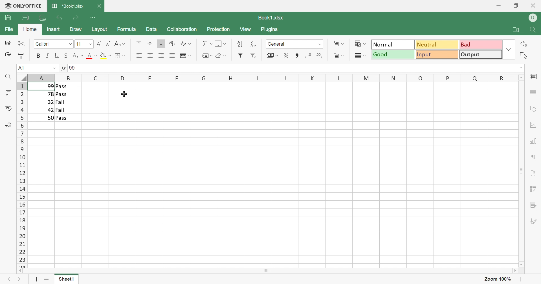 This screenshot has height=284, width=541. What do you see at coordinates (524, 55) in the screenshot?
I see `Select all` at bounding box center [524, 55].